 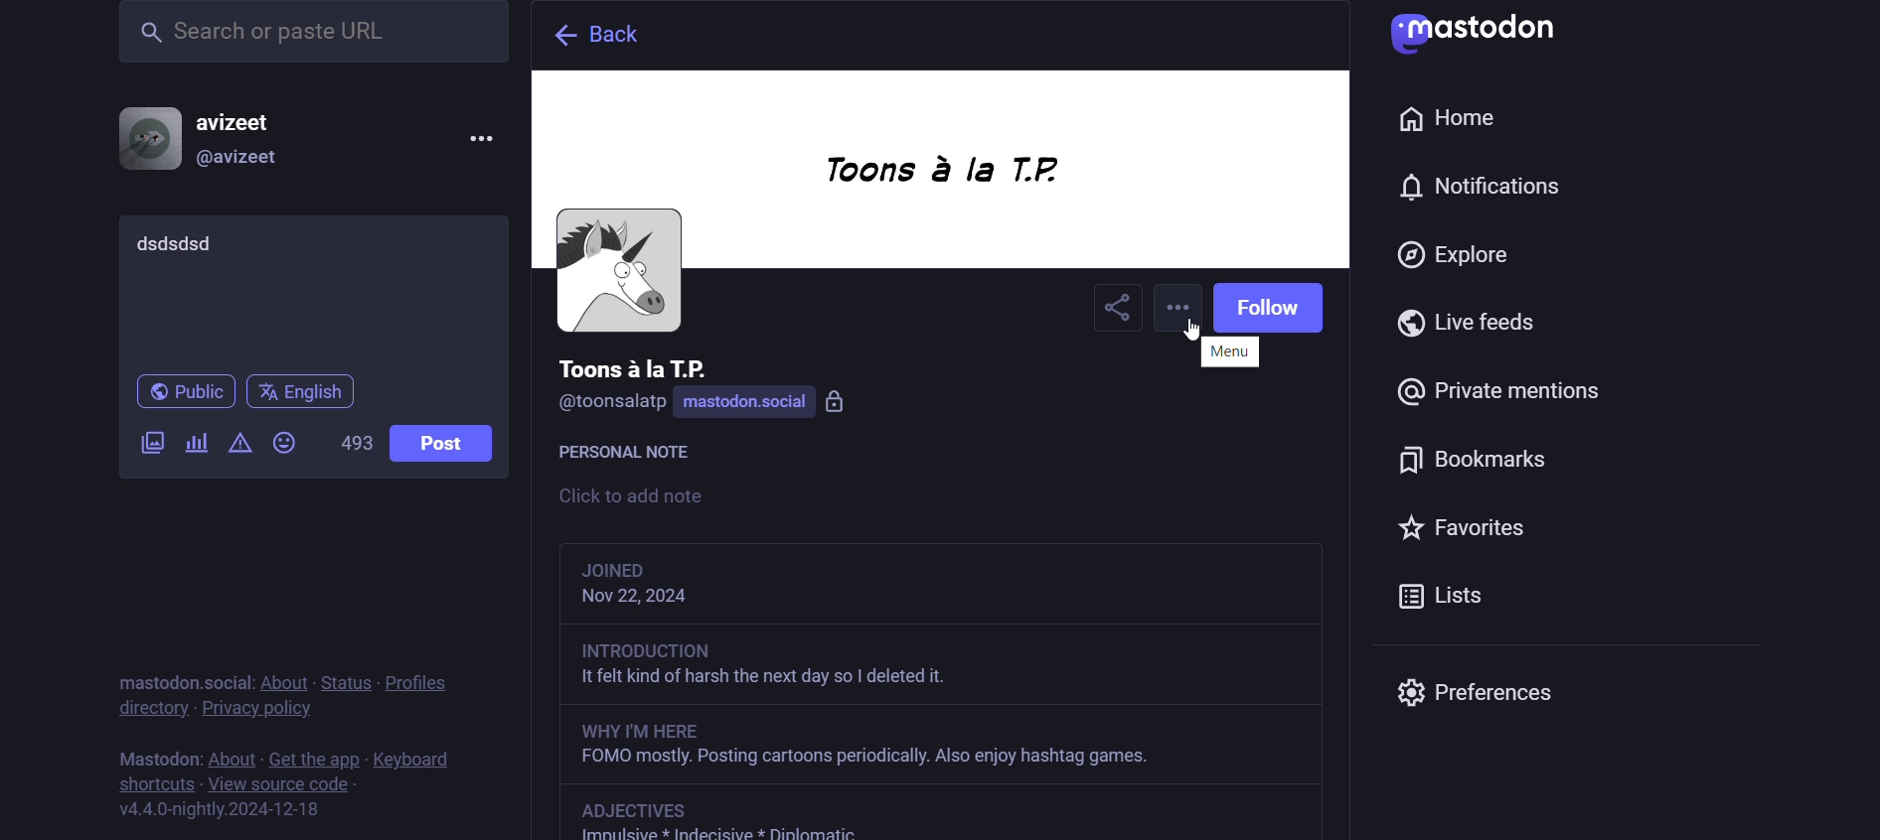 I want to click on username, so click(x=249, y=119).